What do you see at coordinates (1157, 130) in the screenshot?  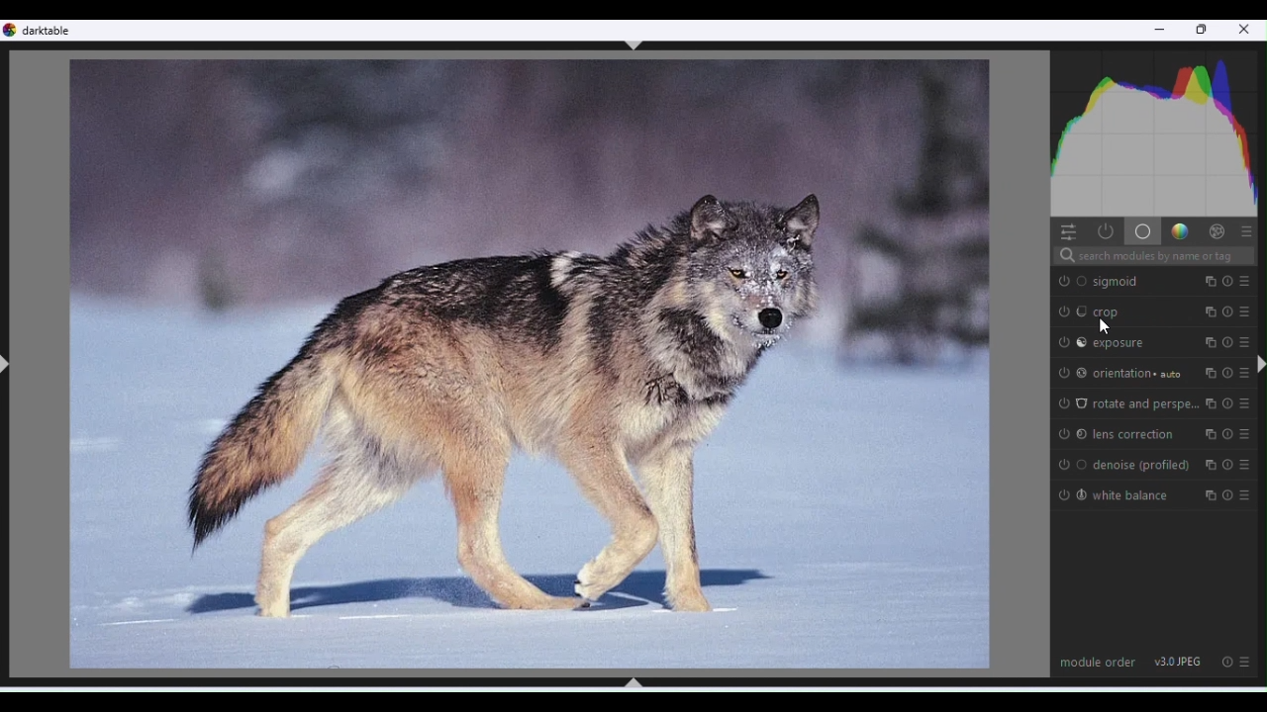 I see `Histogram` at bounding box center [1157, 130].